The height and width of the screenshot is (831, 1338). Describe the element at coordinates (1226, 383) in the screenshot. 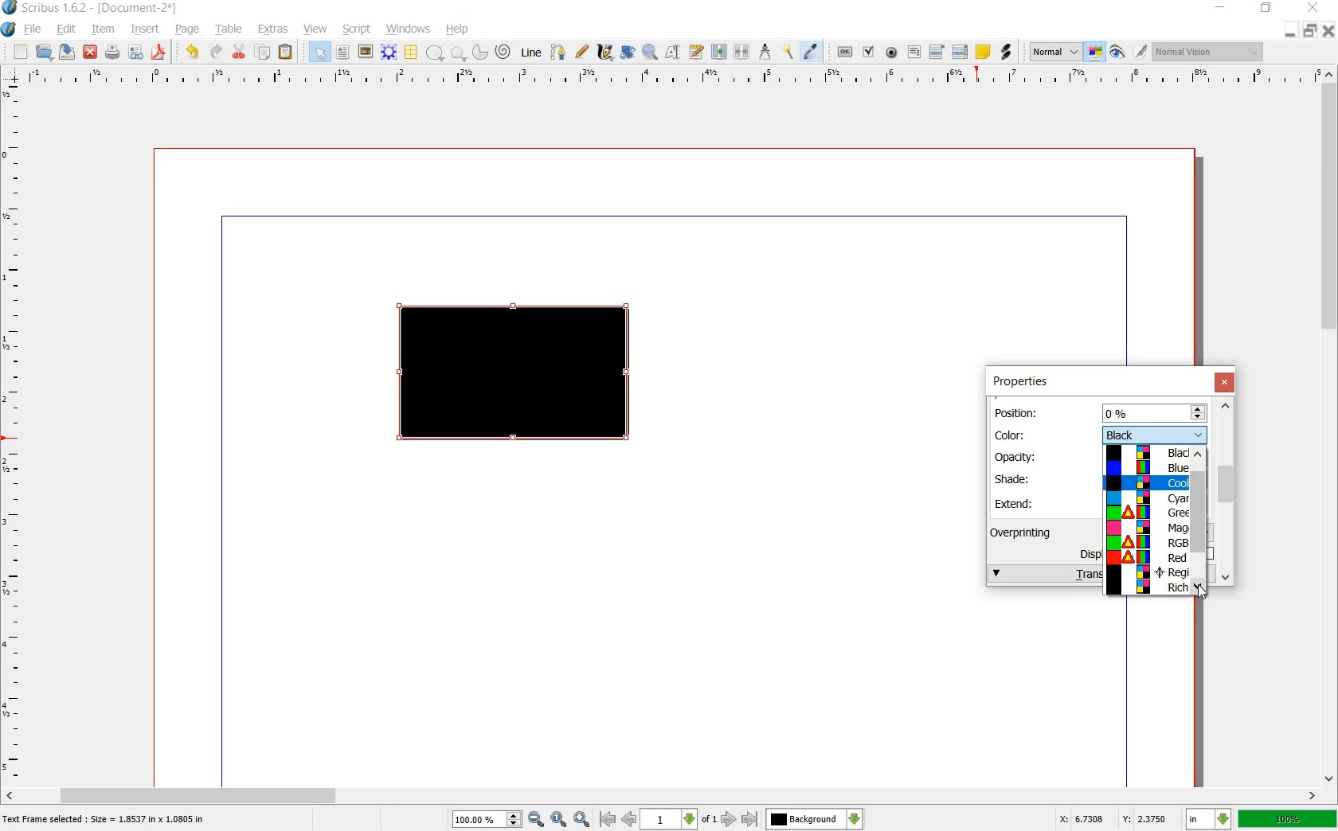

I see `close` at that location.